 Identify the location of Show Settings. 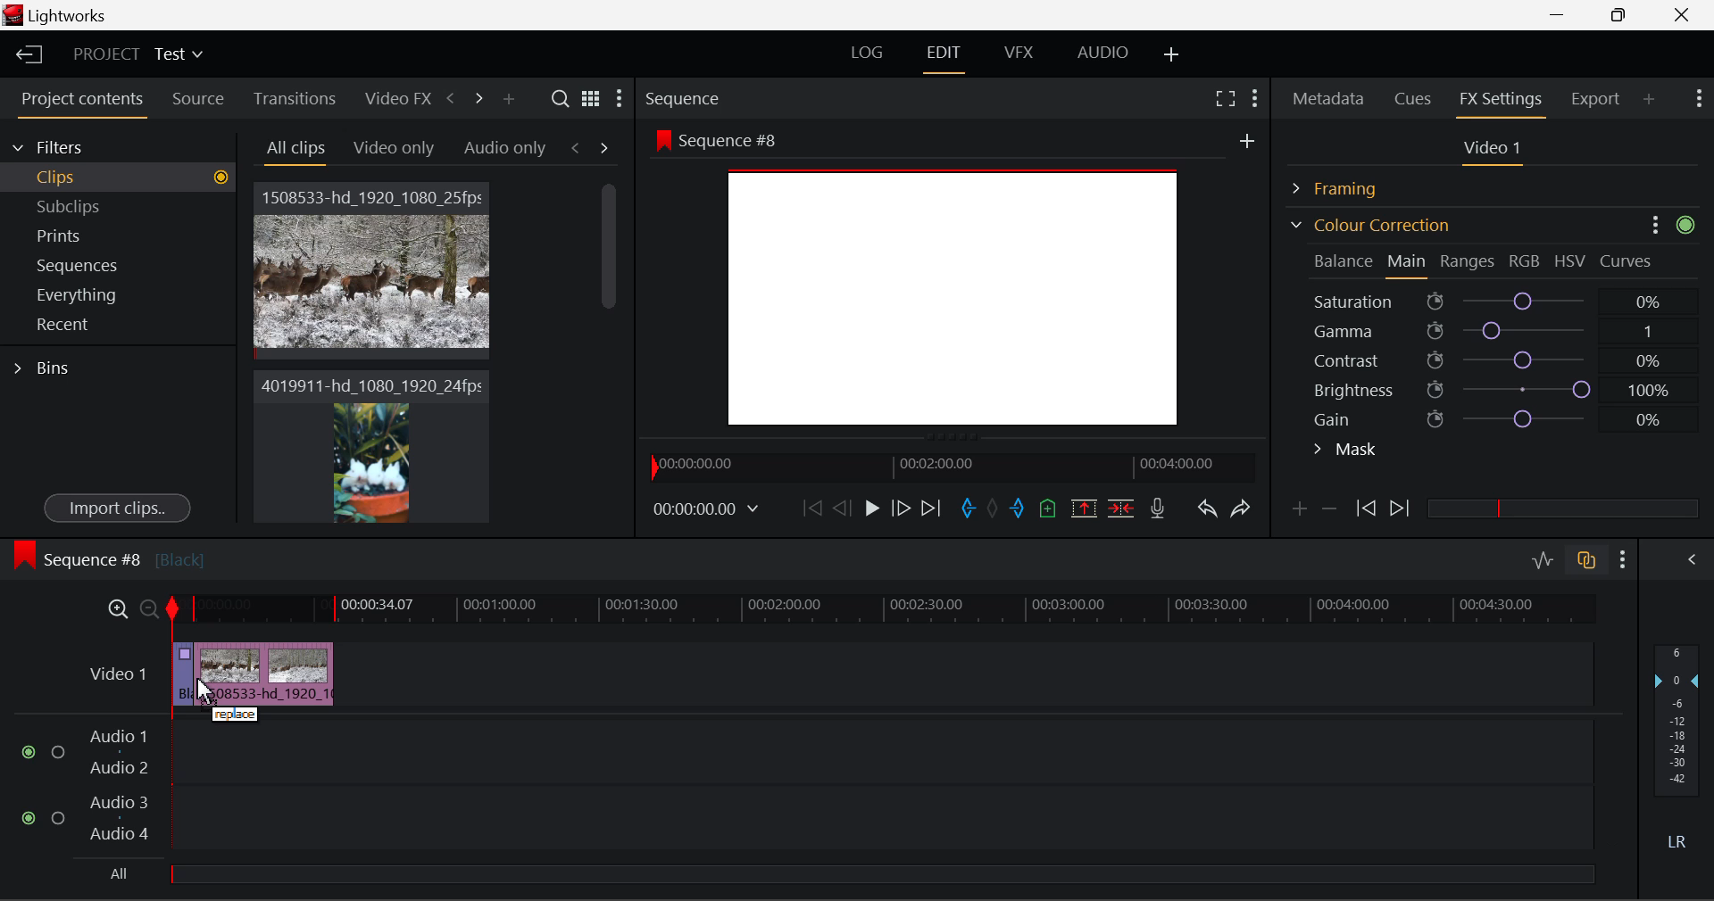
(1253, 95).